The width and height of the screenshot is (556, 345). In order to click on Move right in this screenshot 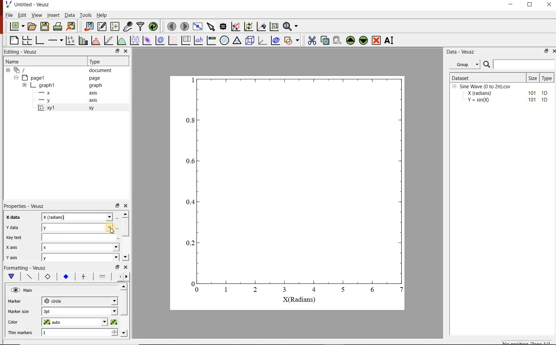, I will do `click(127, 277)`.